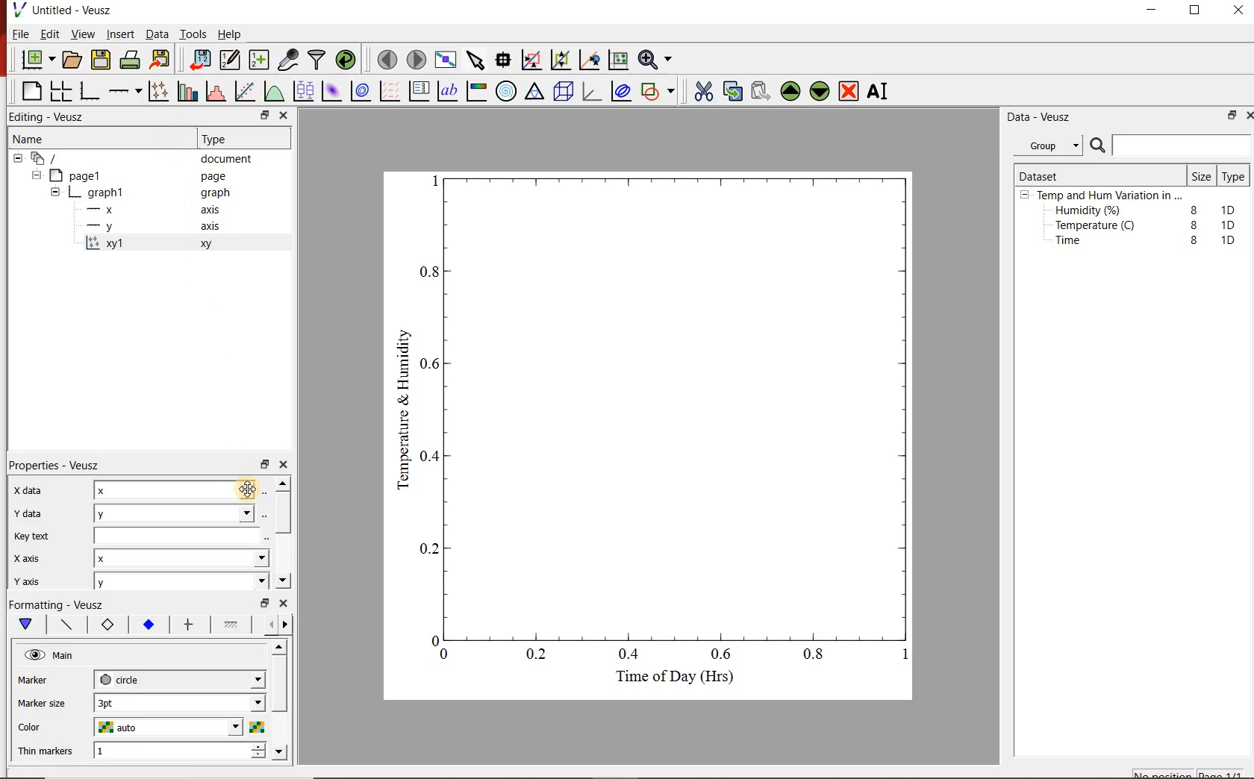  I want to click on Data, so click(154, 34).